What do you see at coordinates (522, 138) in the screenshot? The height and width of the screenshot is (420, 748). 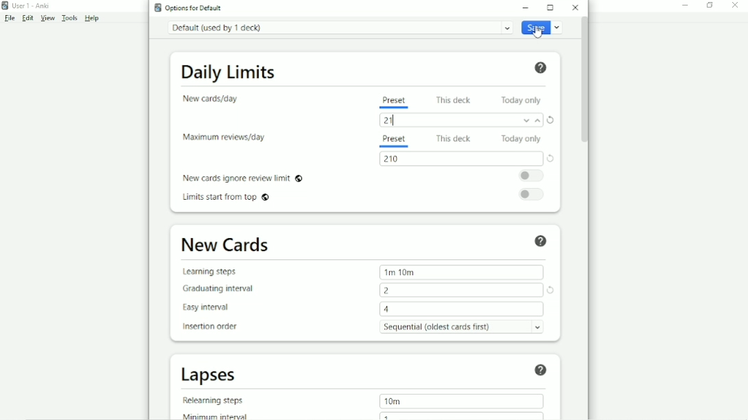 I see `Today only` at bounding box center [522, 138].